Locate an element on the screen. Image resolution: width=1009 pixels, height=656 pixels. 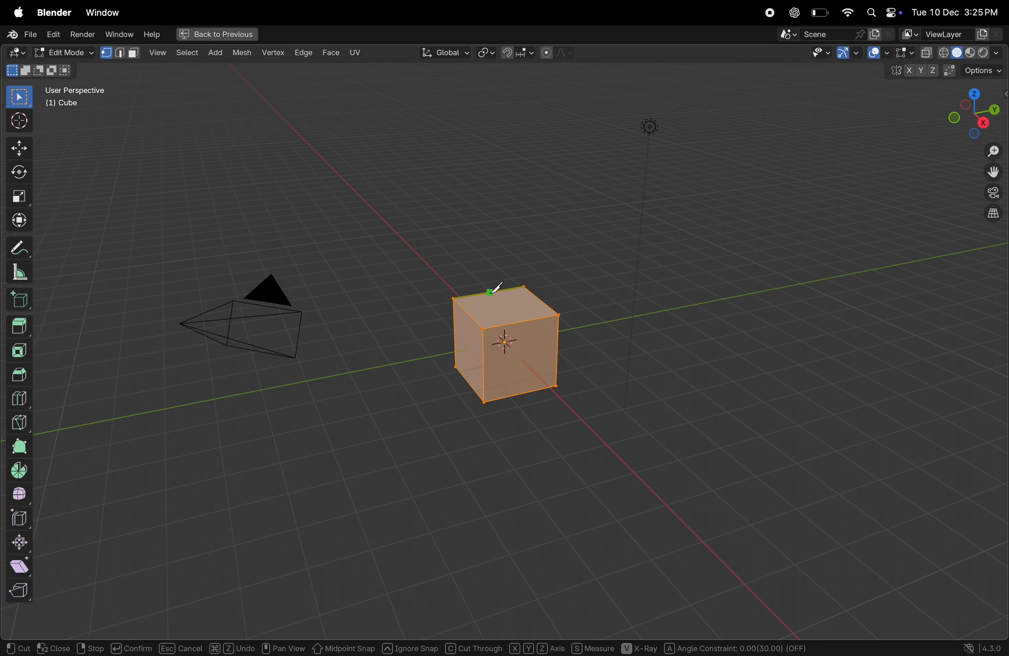
file is located at coordinates (19, 33).